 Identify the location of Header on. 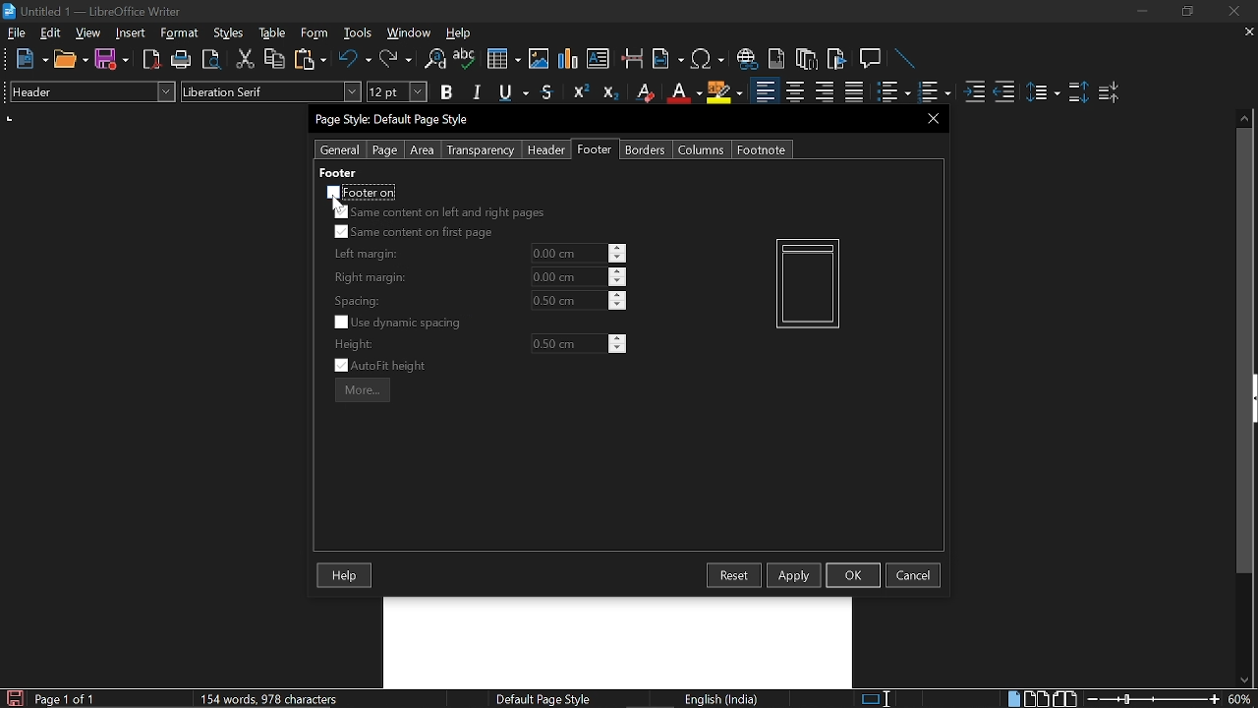
(362, 192).